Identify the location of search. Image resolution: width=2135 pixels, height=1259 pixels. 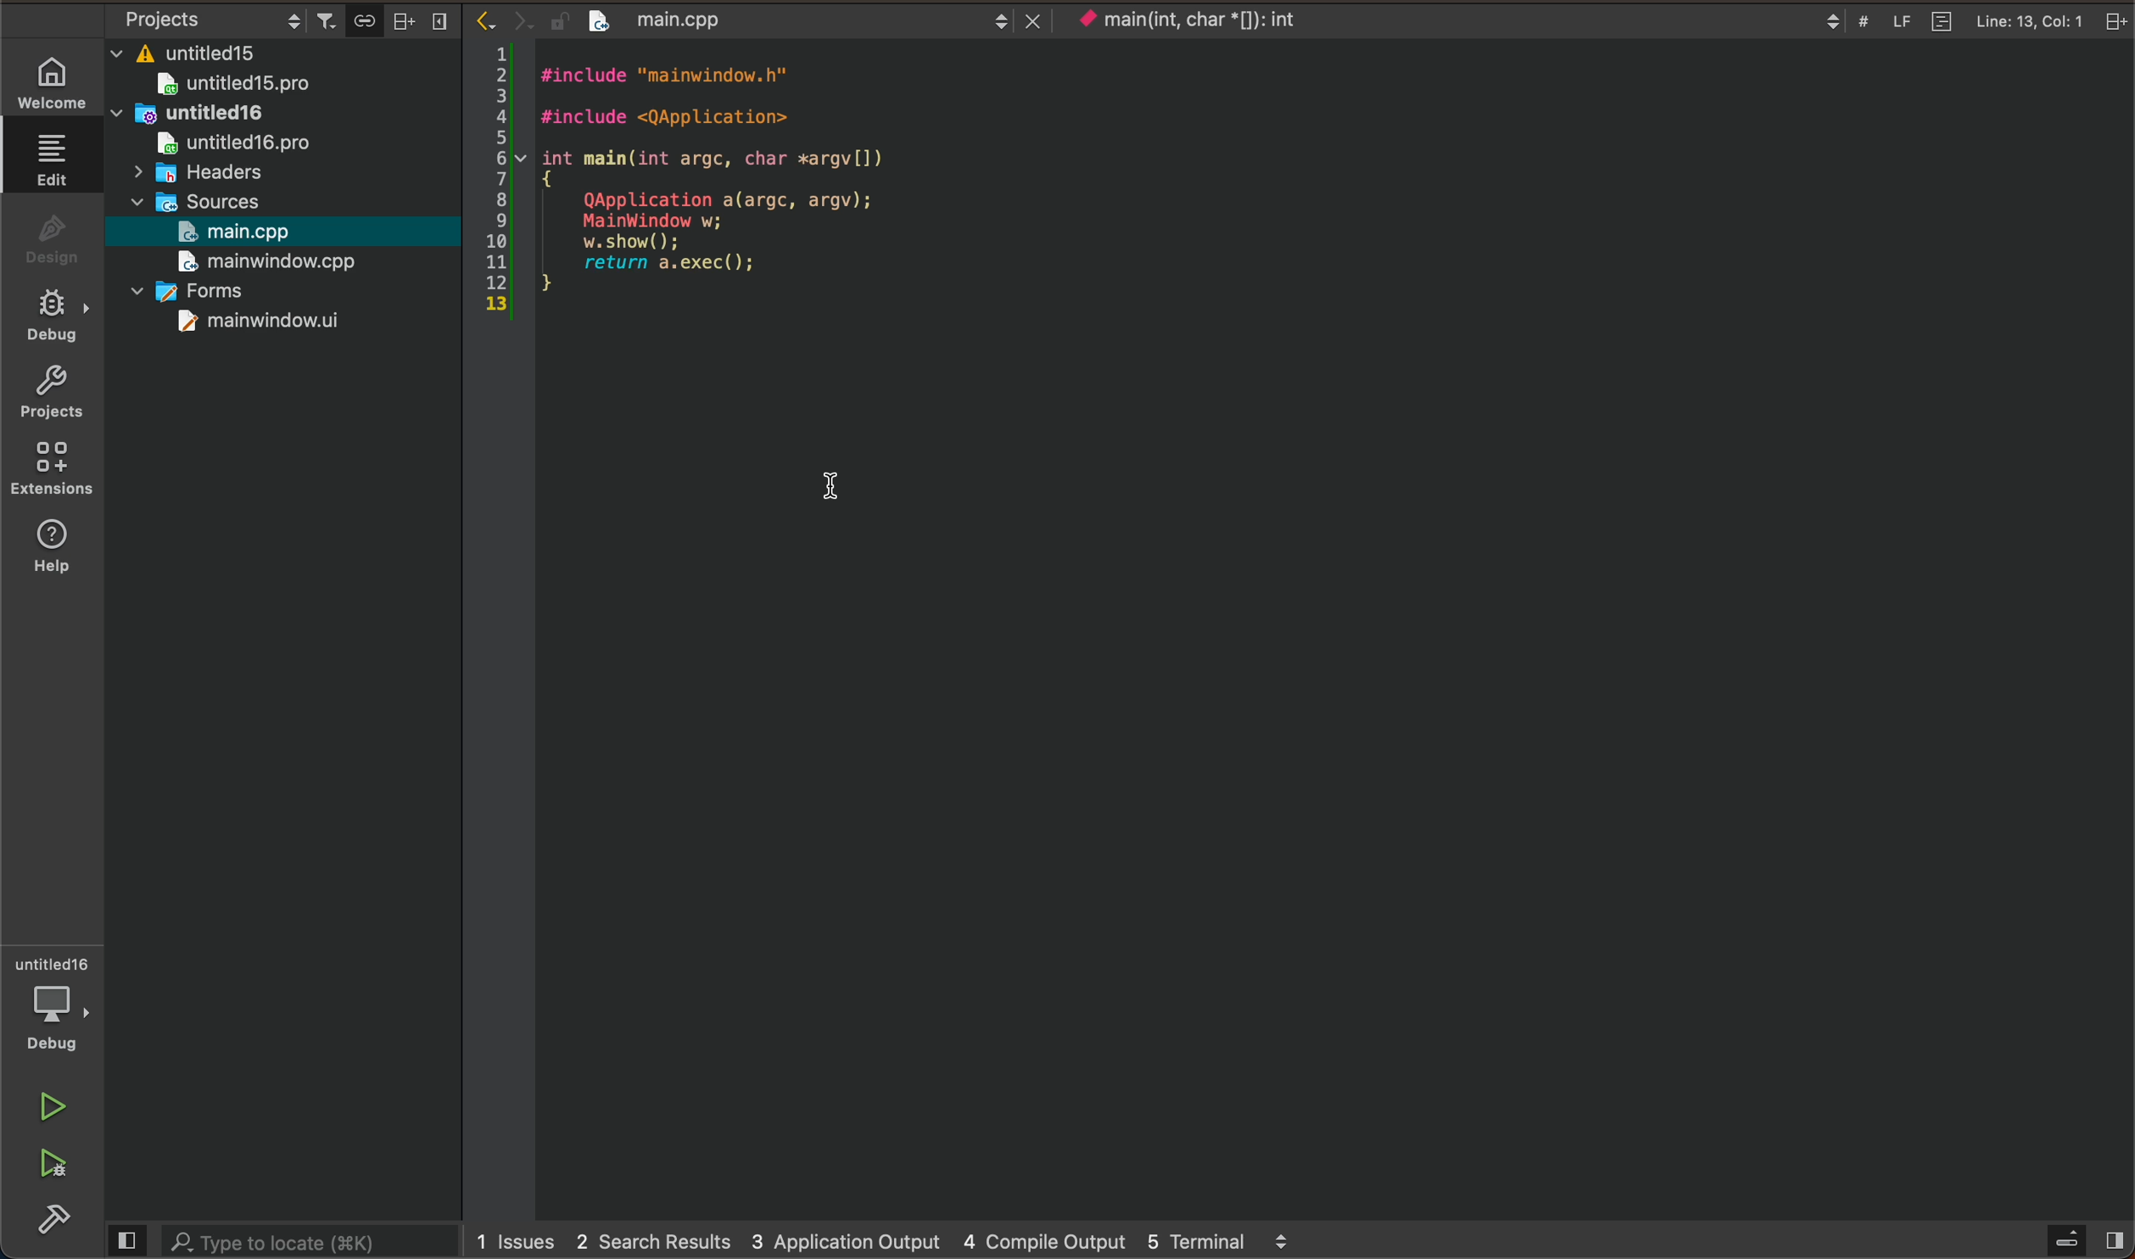
(304, 1242).